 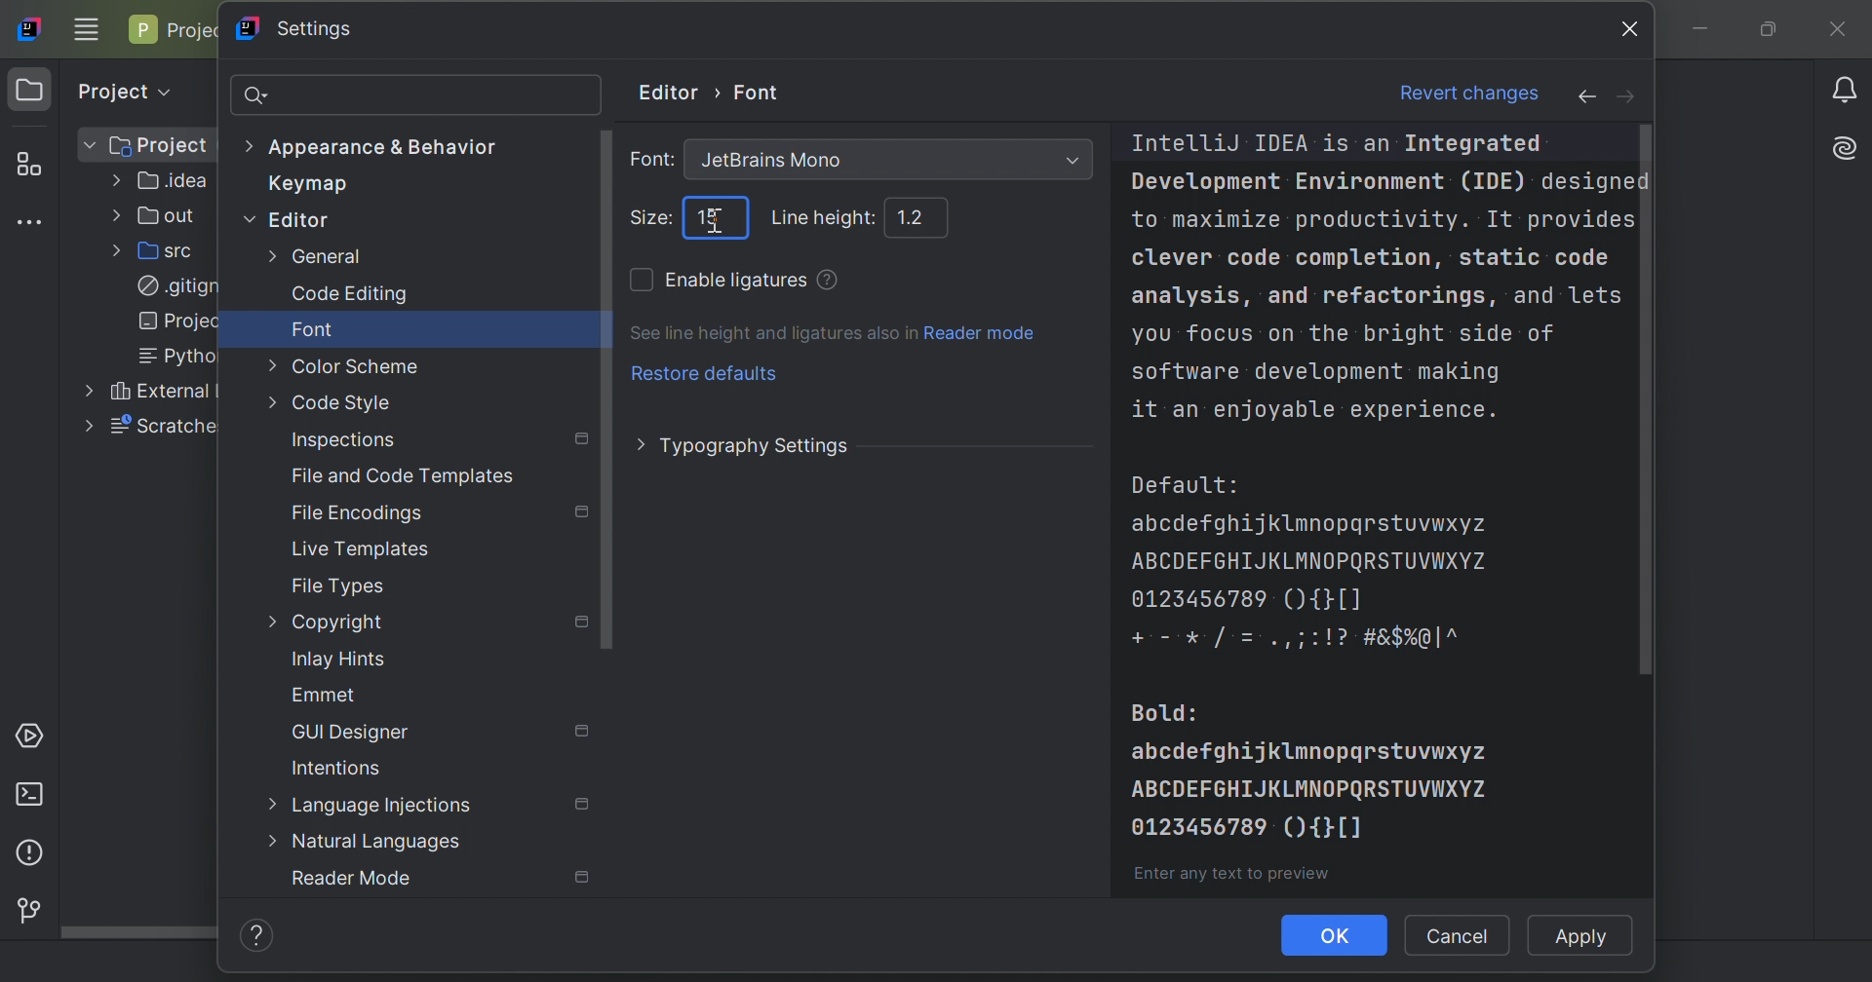 What do you see at coordinates (639, 282) in the screenshot?
I see `Checkbox` at bounding box center [639, 282].